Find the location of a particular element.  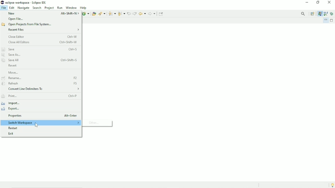

Revert is located at coordinates (13, 66).